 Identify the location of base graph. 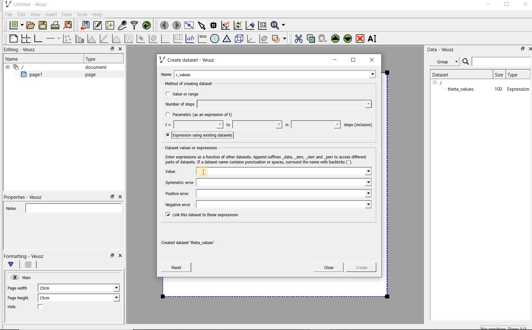
(38, 39).